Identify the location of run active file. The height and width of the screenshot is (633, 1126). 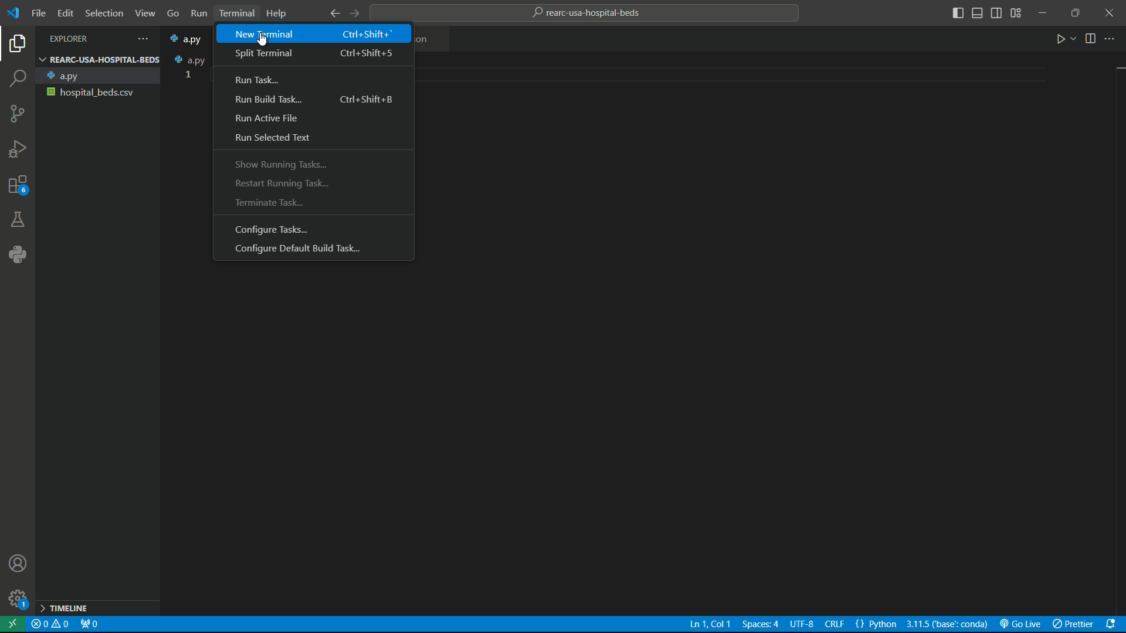
(312, 119).